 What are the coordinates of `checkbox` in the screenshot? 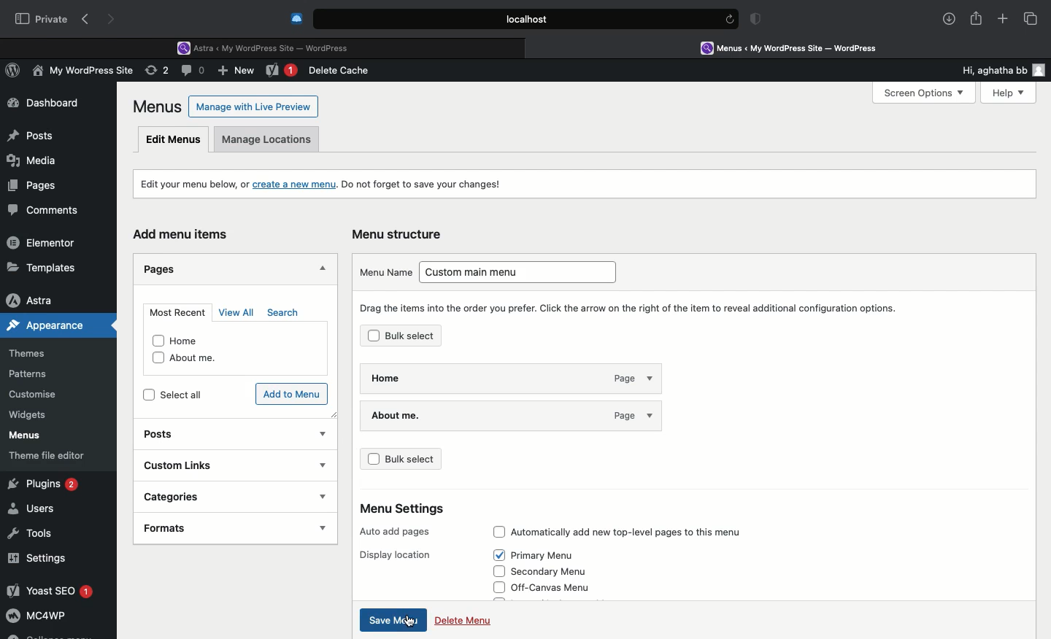 It's located at (158, 340).